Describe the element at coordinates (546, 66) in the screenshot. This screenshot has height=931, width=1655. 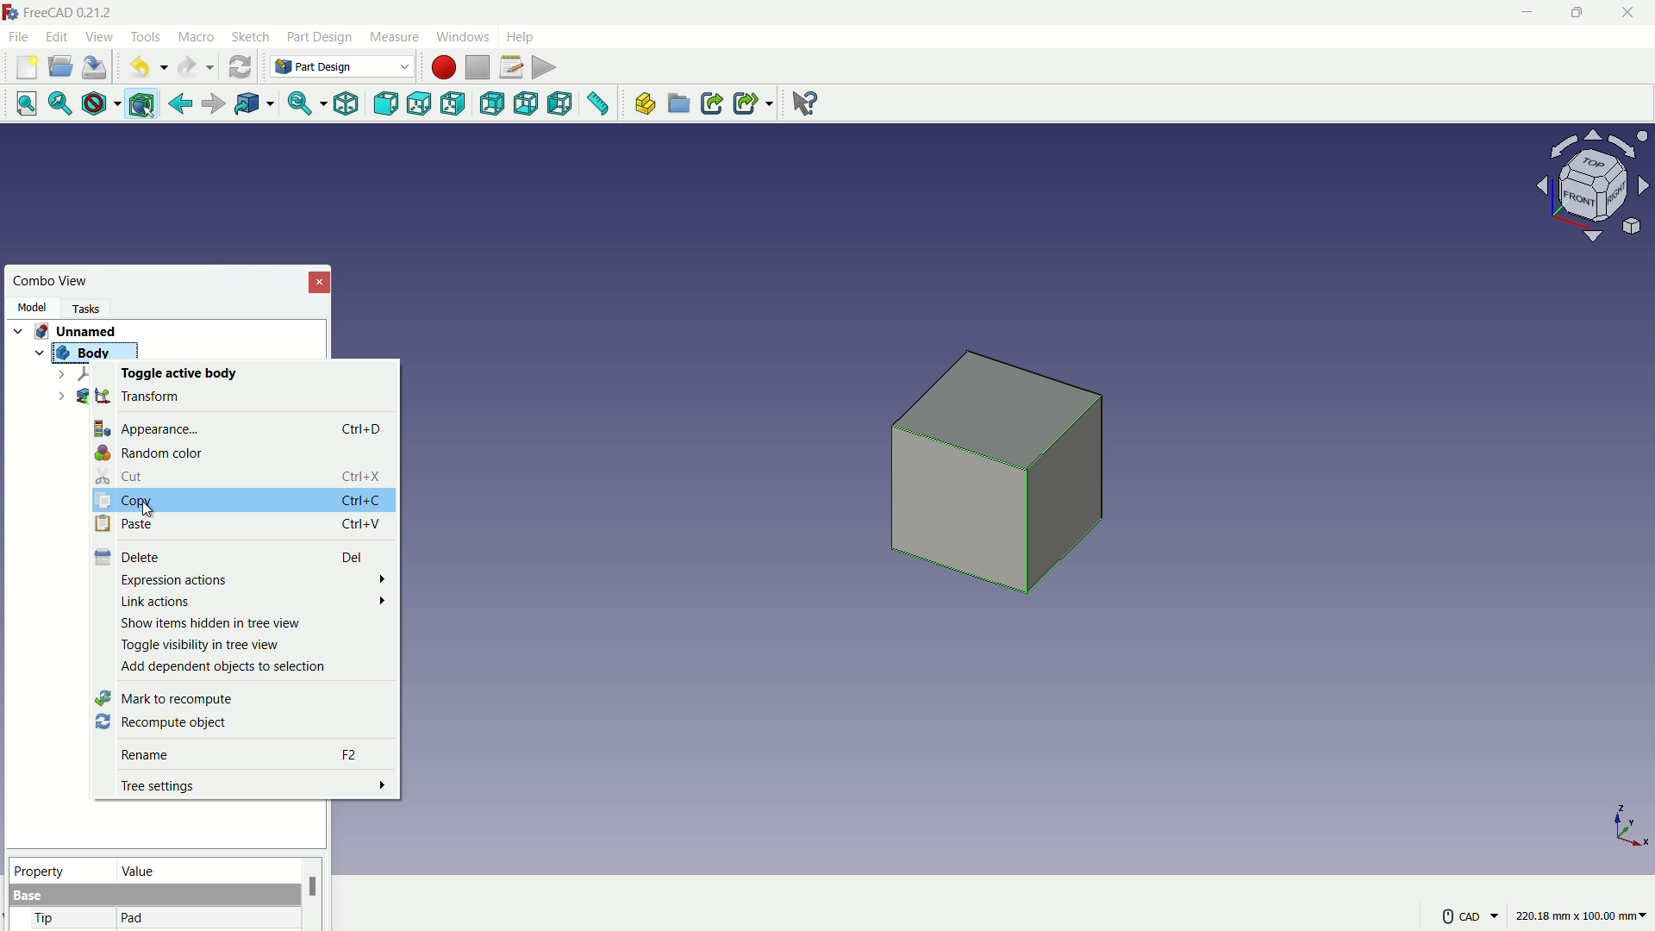
I see `execute macros` at that location.